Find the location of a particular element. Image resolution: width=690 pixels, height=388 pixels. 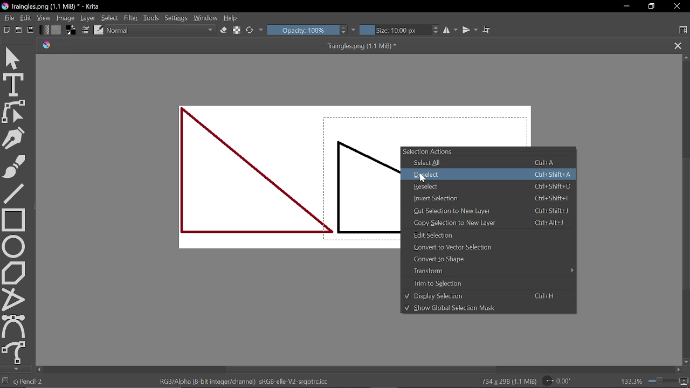

Display selection is located at coordinates (486, 296).